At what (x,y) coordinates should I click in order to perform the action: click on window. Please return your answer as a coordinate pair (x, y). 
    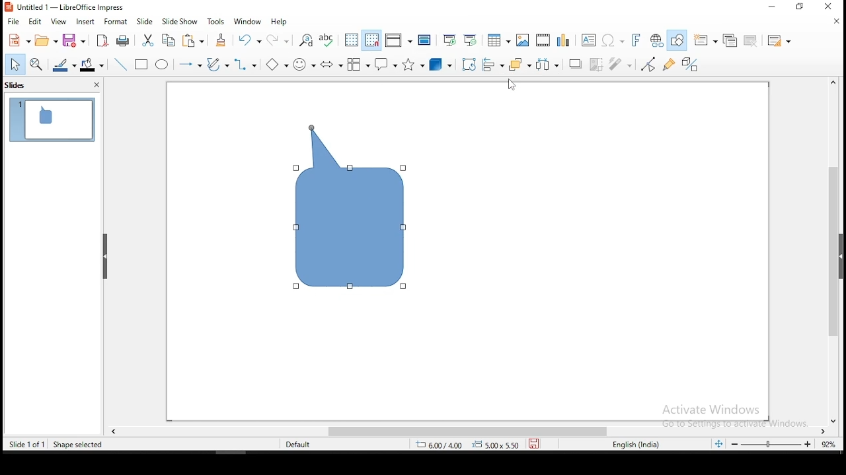
    Looking at the image, I should click on (247, 22).